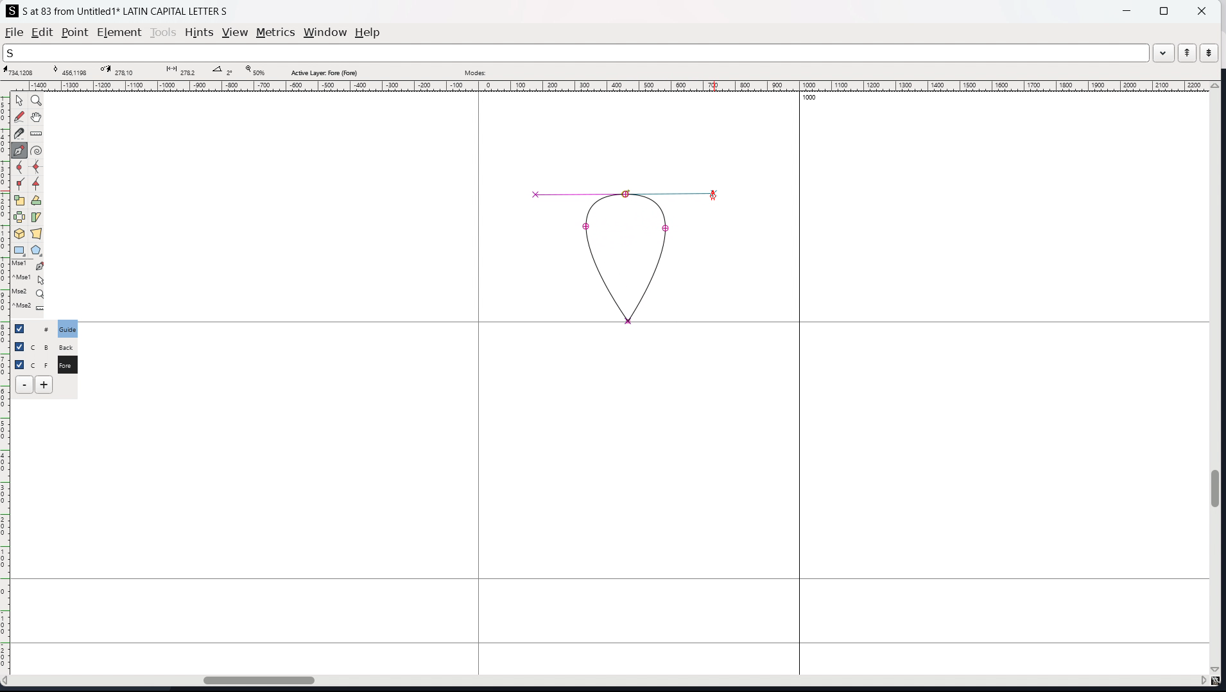 Image resolution: width=1226 pixels, height=692 pixels. What do you see at coordinates (1209, 52) in the screenshot?
I see `next word in the wordlist` at bounding box center [1209, 52].